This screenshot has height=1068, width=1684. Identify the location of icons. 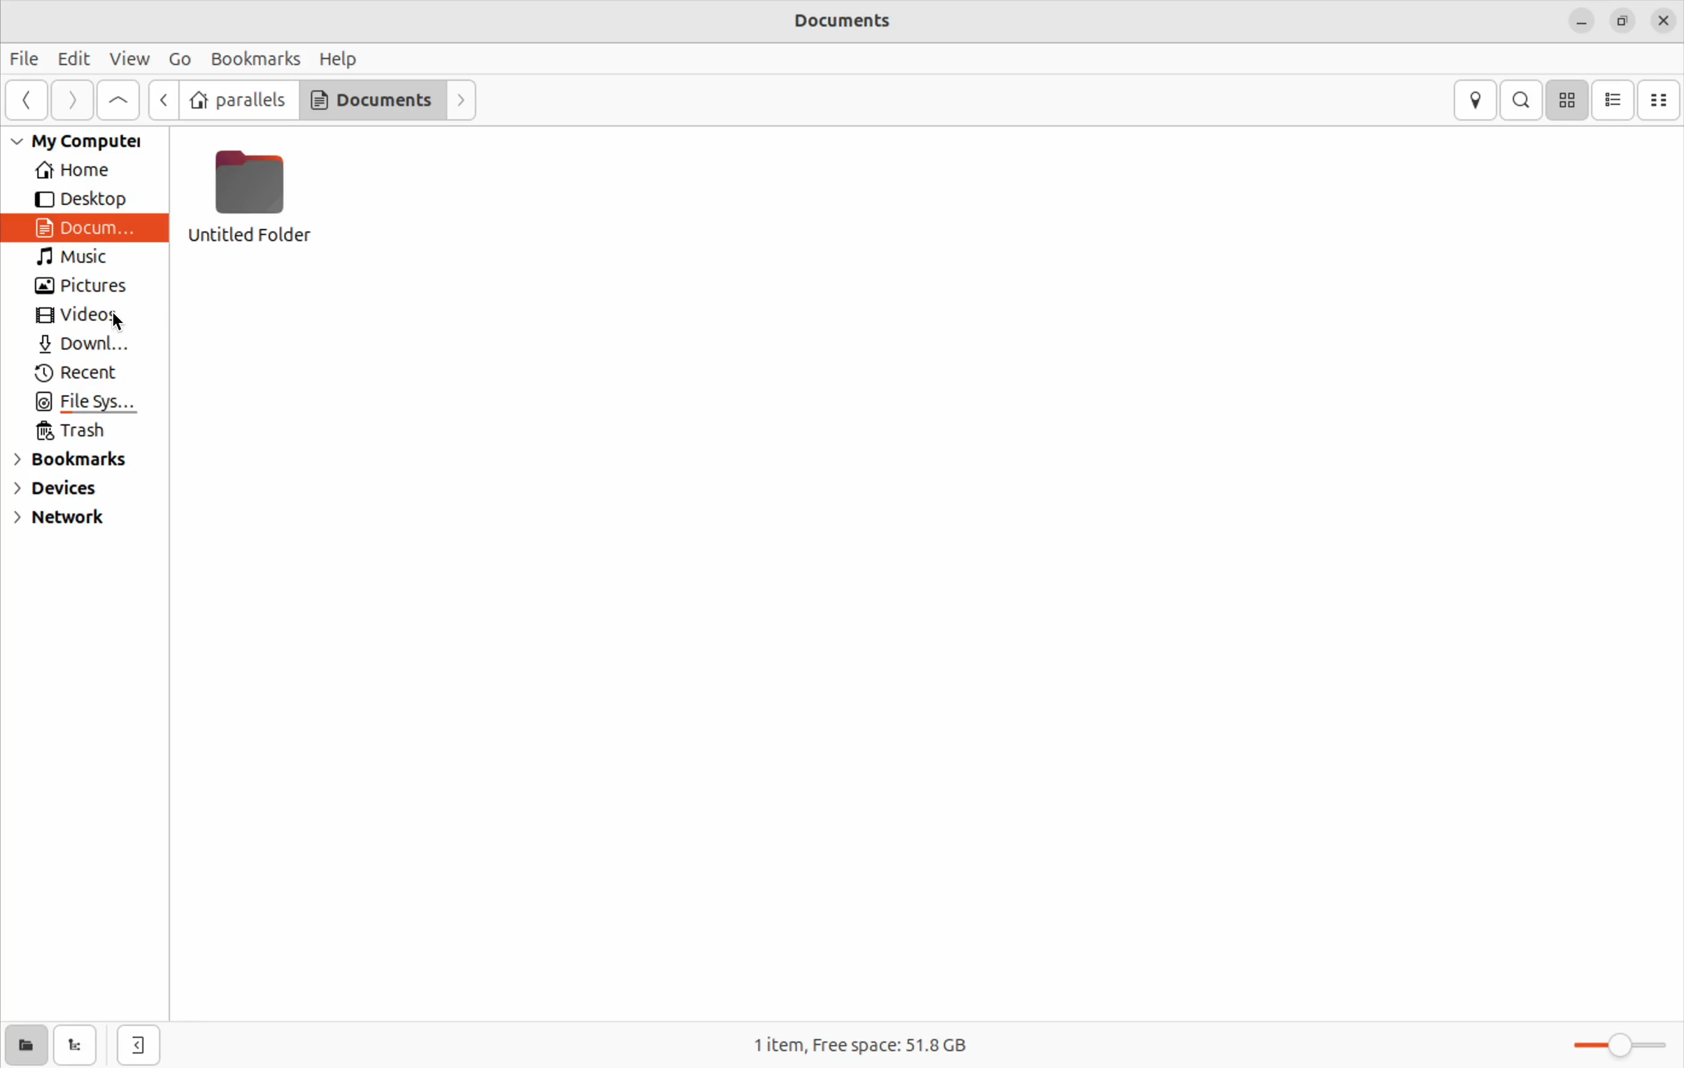
(1567, 99).